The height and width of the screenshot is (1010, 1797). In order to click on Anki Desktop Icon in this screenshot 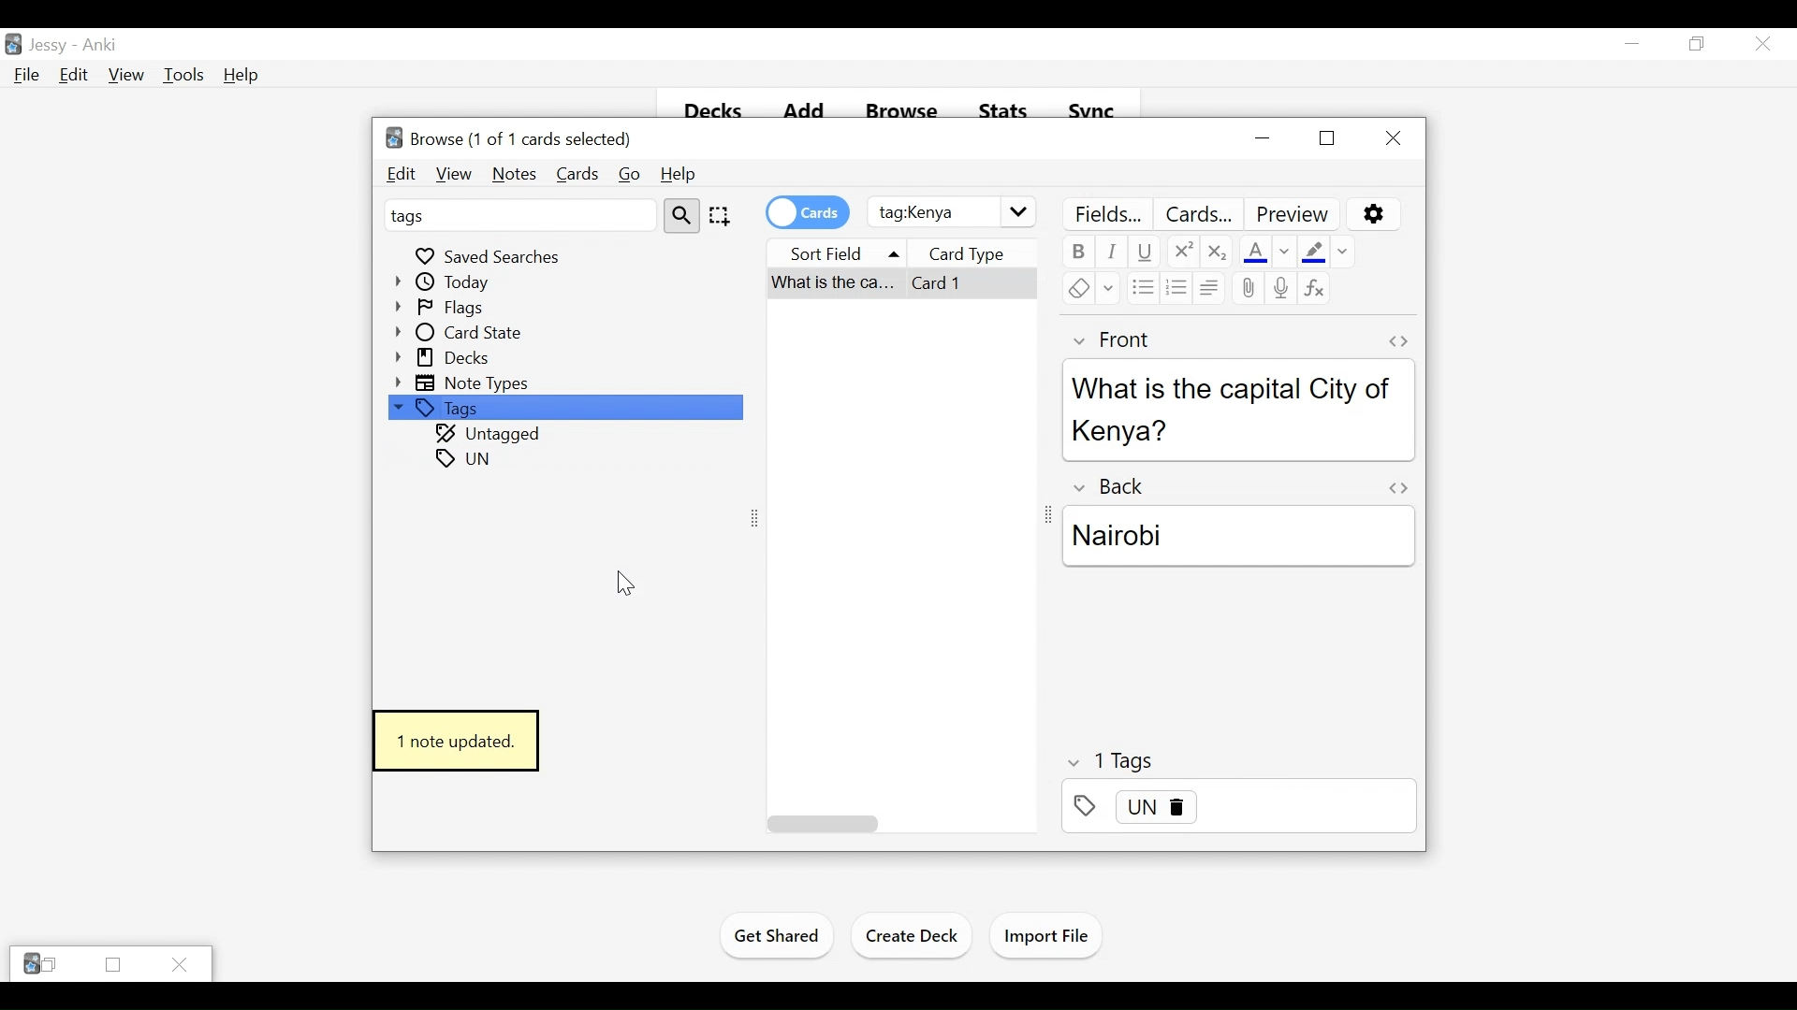, I will do `click(13, 44)`.